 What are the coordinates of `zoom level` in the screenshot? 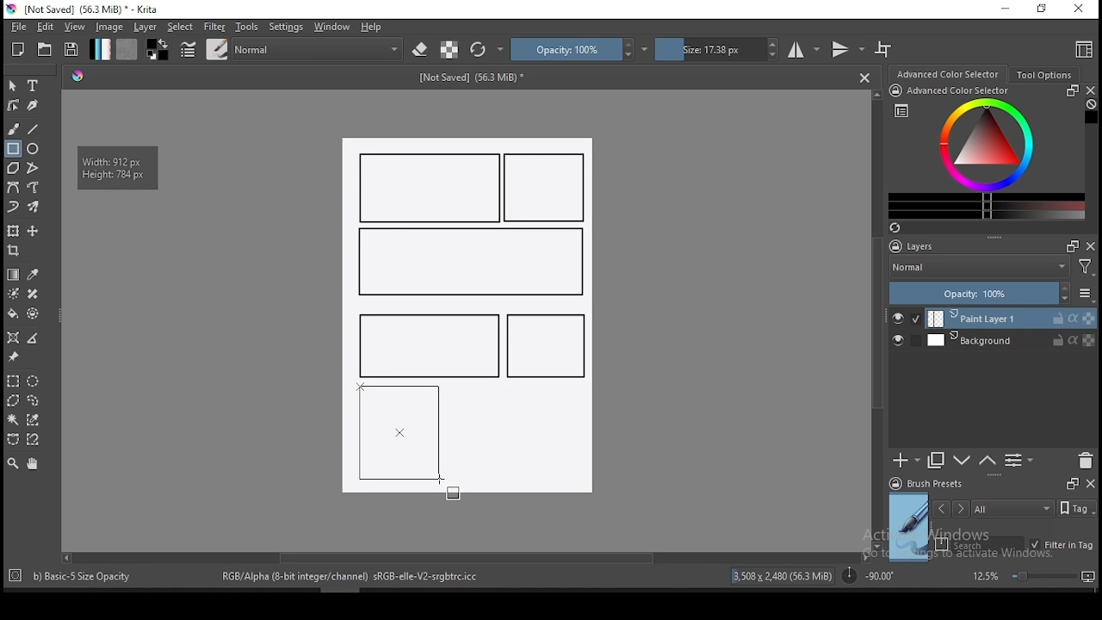 It's located at (1033, 575).